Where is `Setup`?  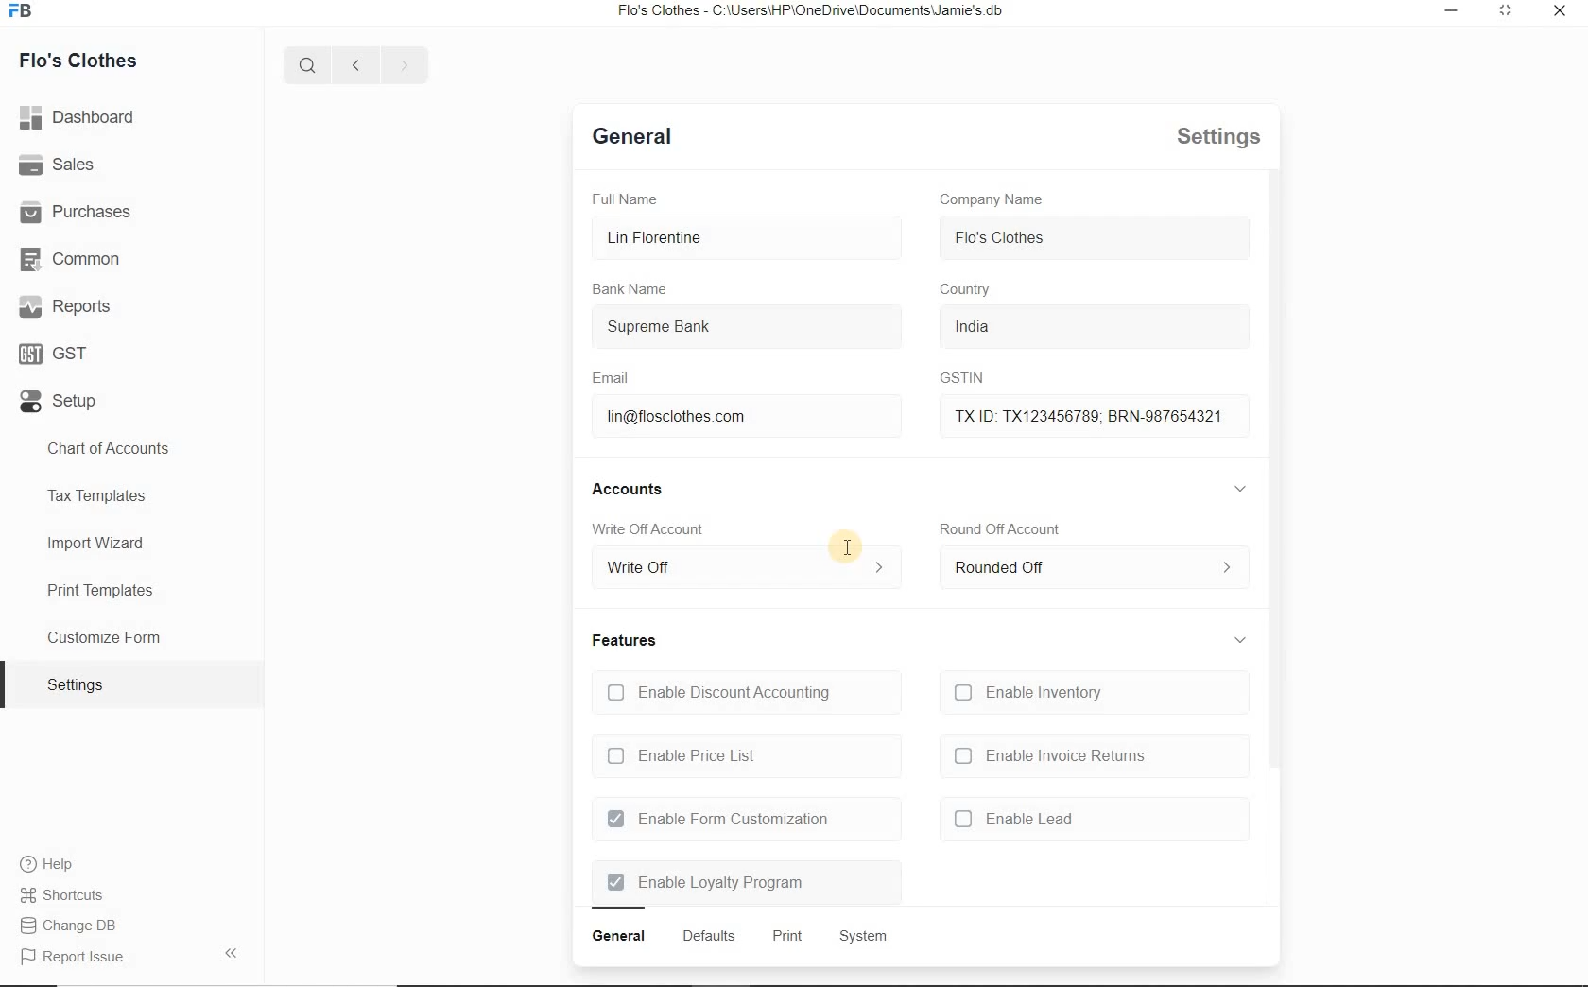 Setup is located at coordinates (57, 406).